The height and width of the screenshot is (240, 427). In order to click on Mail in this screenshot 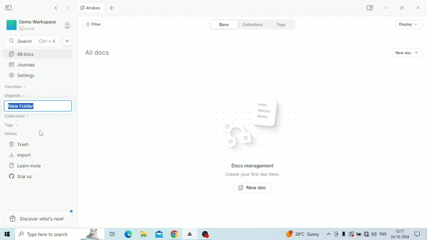, I will do `click(159, 235)`.